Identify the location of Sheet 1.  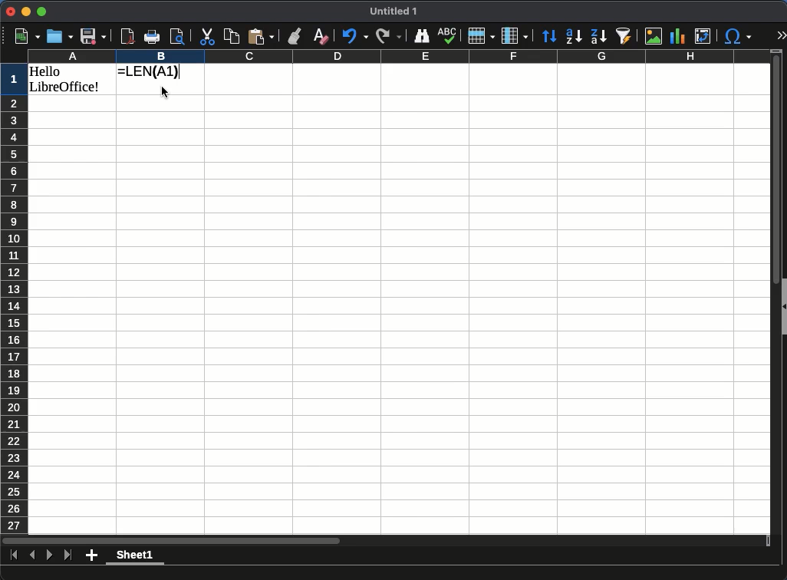
(135, 557).